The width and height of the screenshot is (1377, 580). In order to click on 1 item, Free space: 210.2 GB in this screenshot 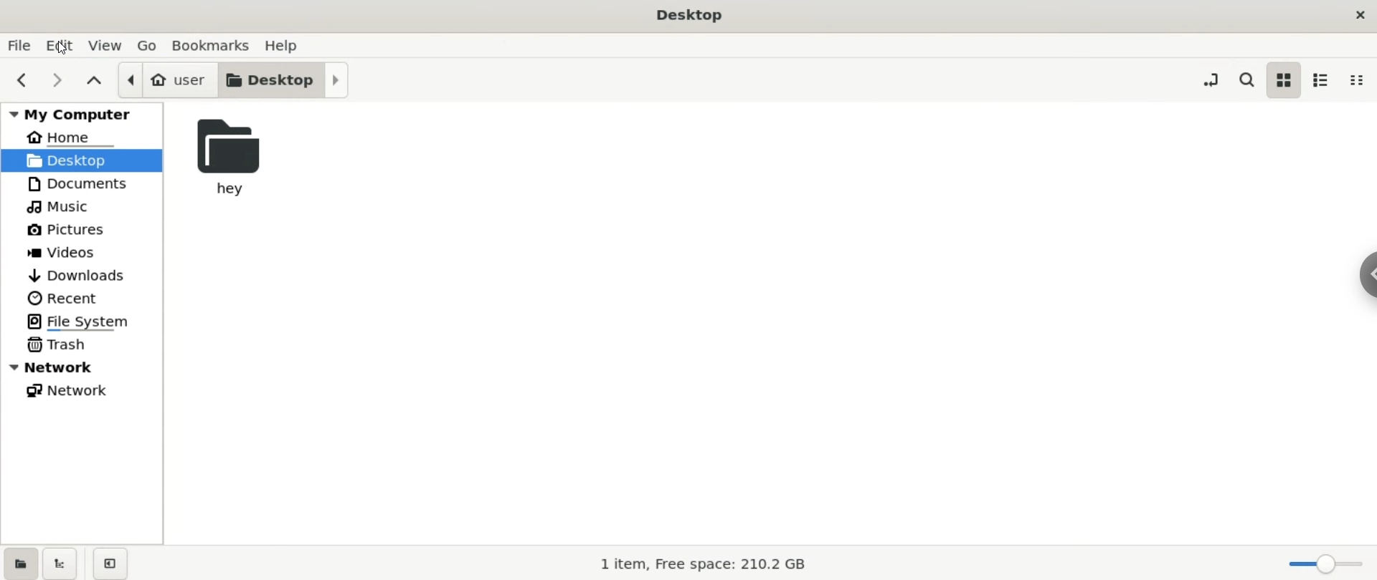, I will do `click(694, 561)`.